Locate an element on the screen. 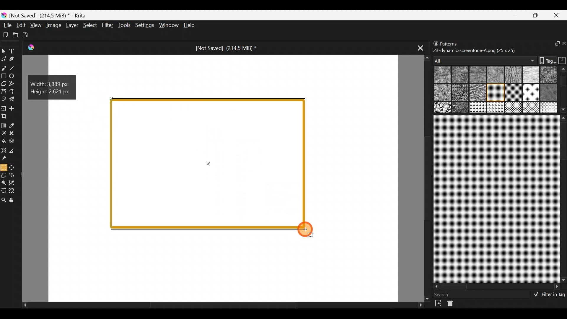  Tools is located at coordinates (124, 26).